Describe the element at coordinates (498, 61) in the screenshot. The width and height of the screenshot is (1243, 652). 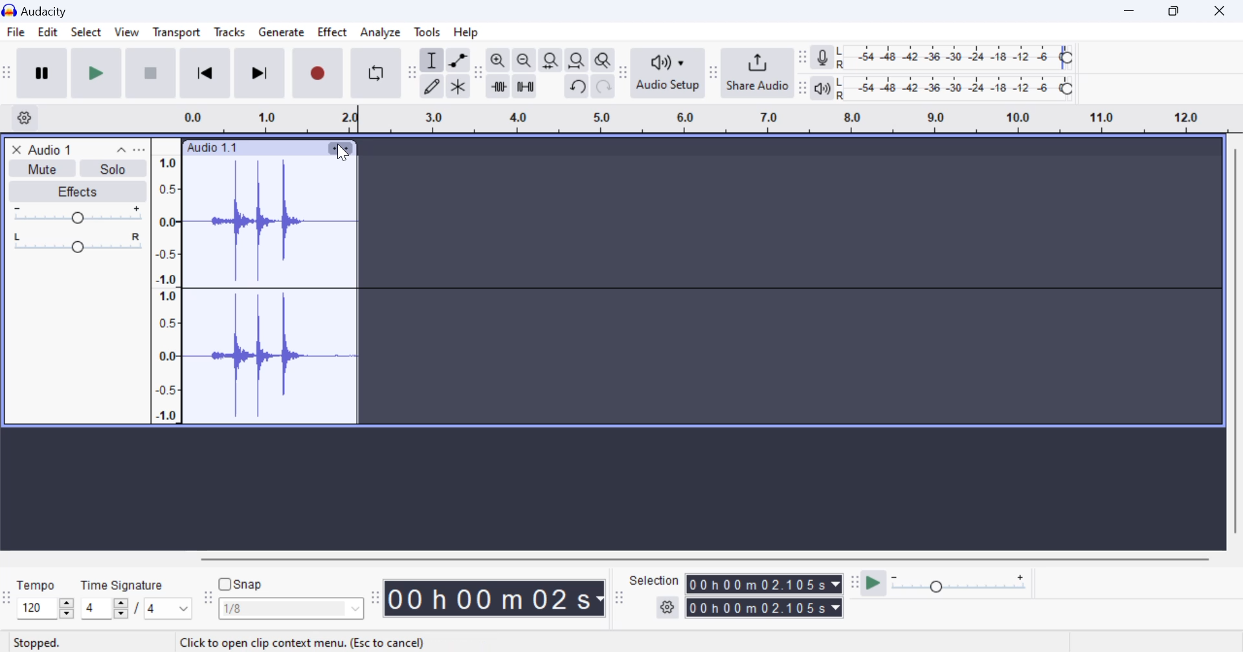
I see `zoom in` at that location.